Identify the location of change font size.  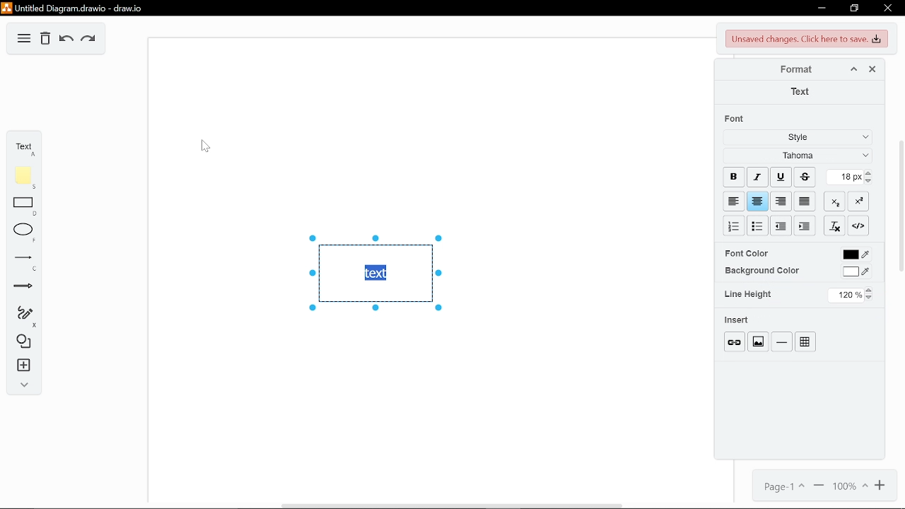
(851, 177).